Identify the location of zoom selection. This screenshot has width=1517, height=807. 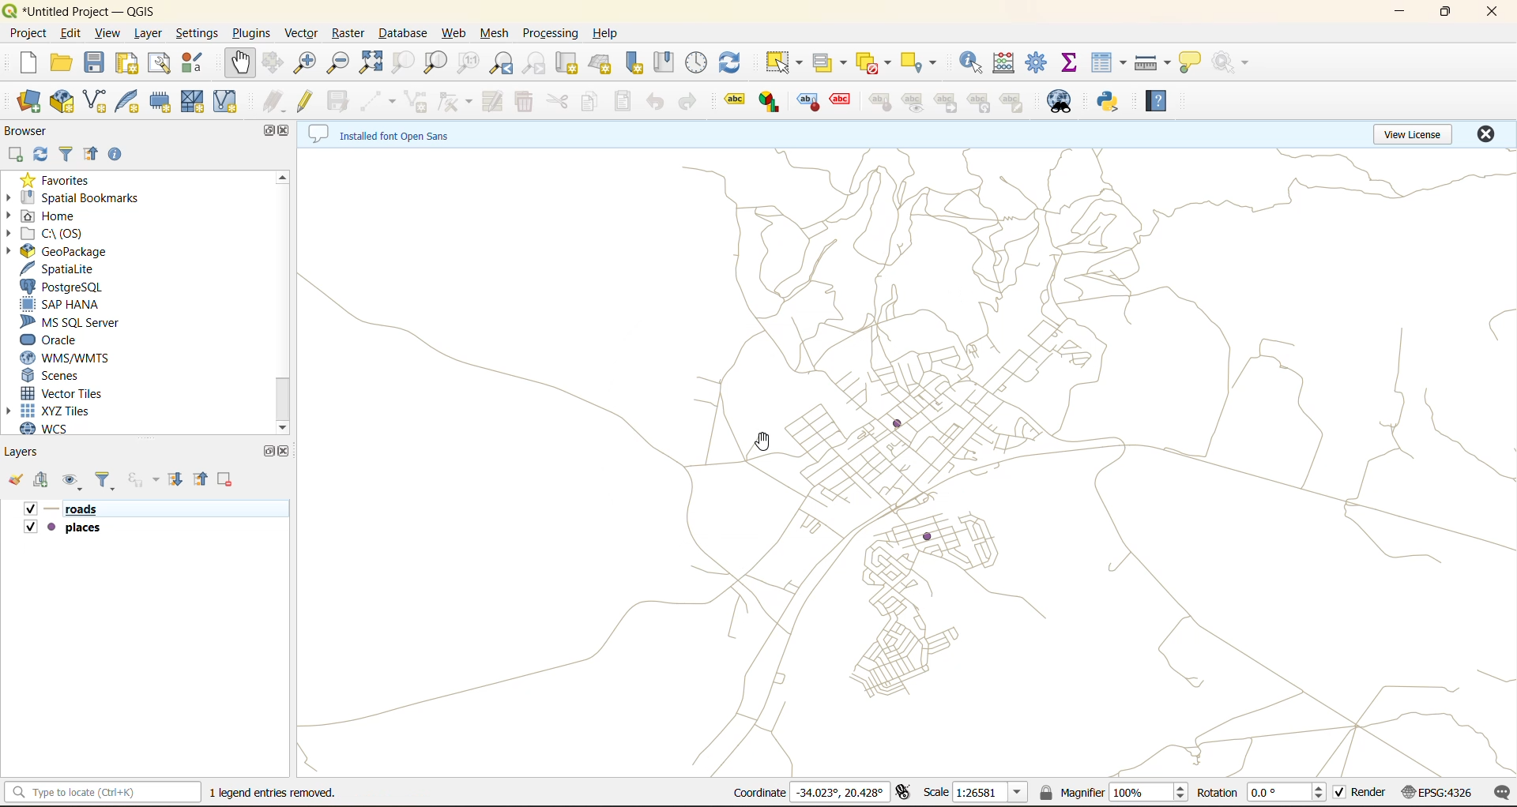
(403, 63).